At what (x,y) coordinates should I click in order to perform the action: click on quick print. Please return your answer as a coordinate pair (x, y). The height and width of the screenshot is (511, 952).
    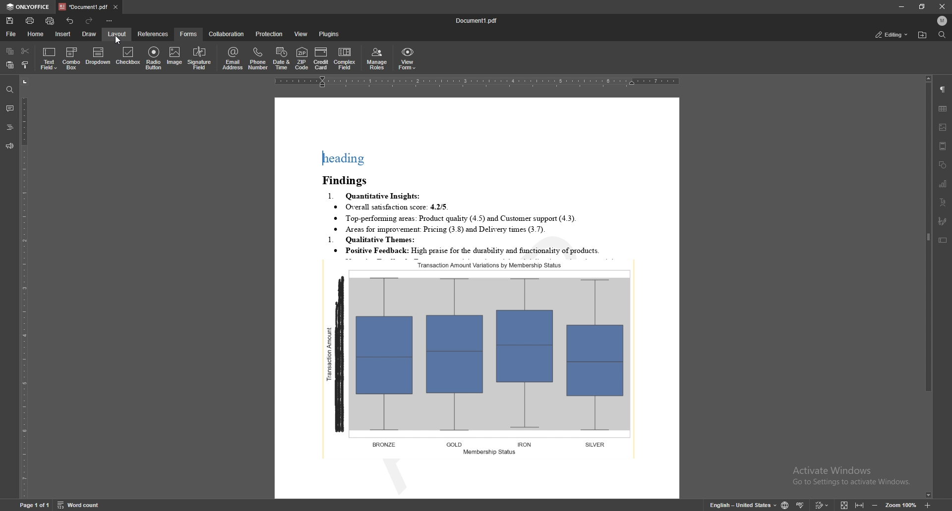
    Looking at the image, I should click on (50, 21).